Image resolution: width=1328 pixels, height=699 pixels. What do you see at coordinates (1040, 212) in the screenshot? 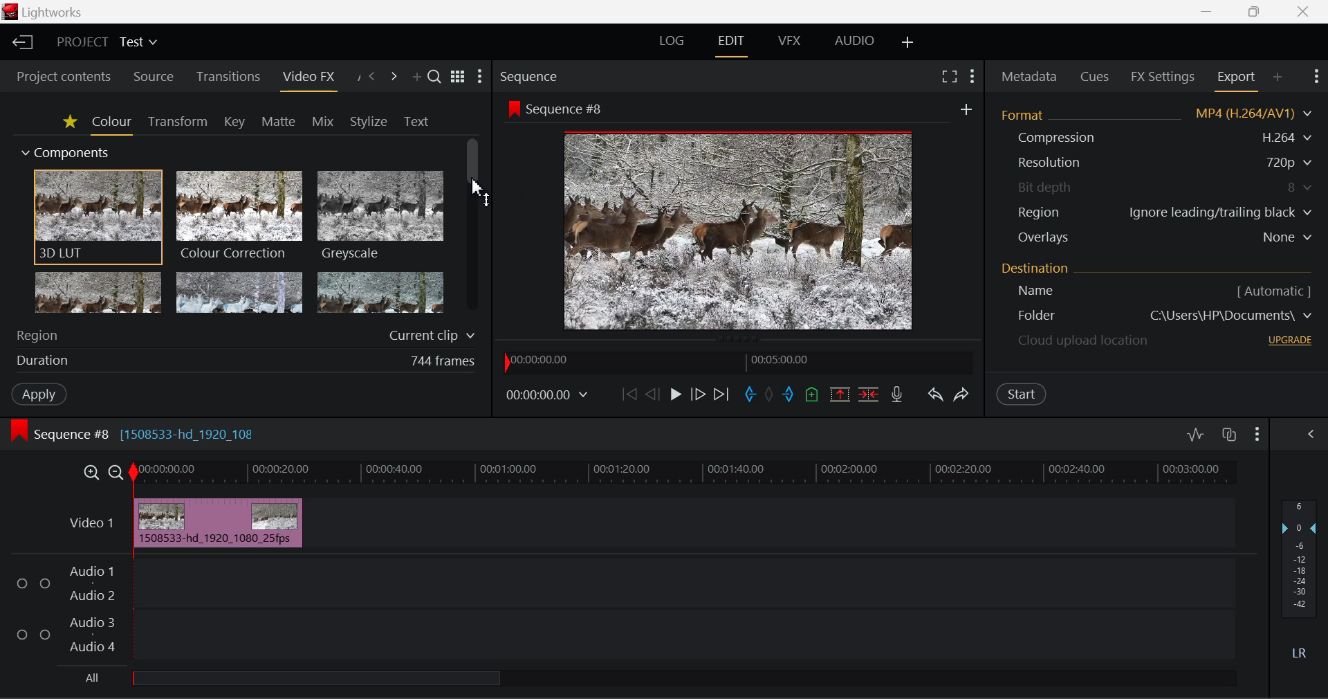
I see `Region` at bounding box center [1040, 212].